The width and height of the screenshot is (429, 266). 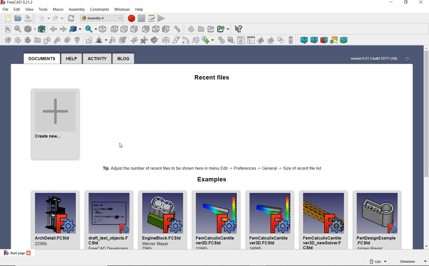 I want to click on animate assembly, so click(x=222, y=40).